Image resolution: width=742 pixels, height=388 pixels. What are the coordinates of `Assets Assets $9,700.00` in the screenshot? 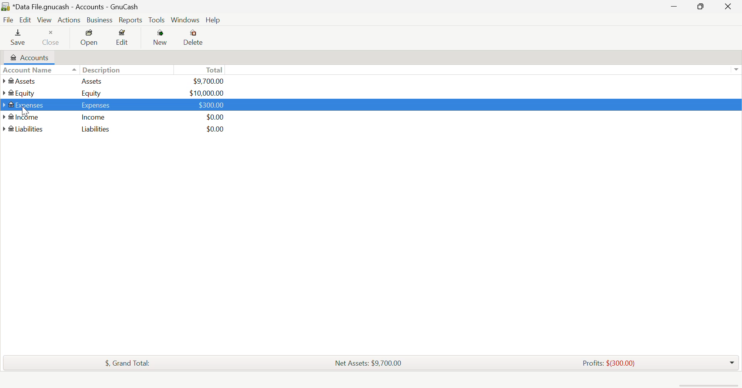 It's located at (113, 81).